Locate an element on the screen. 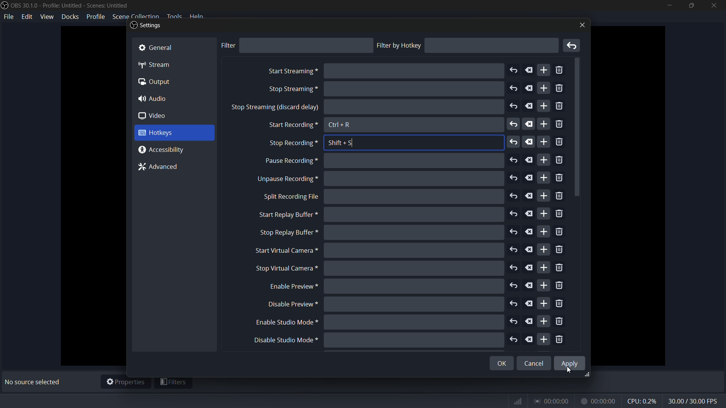 This screenshot has width=726, height=408. undo is located at coordinates (514, 161).